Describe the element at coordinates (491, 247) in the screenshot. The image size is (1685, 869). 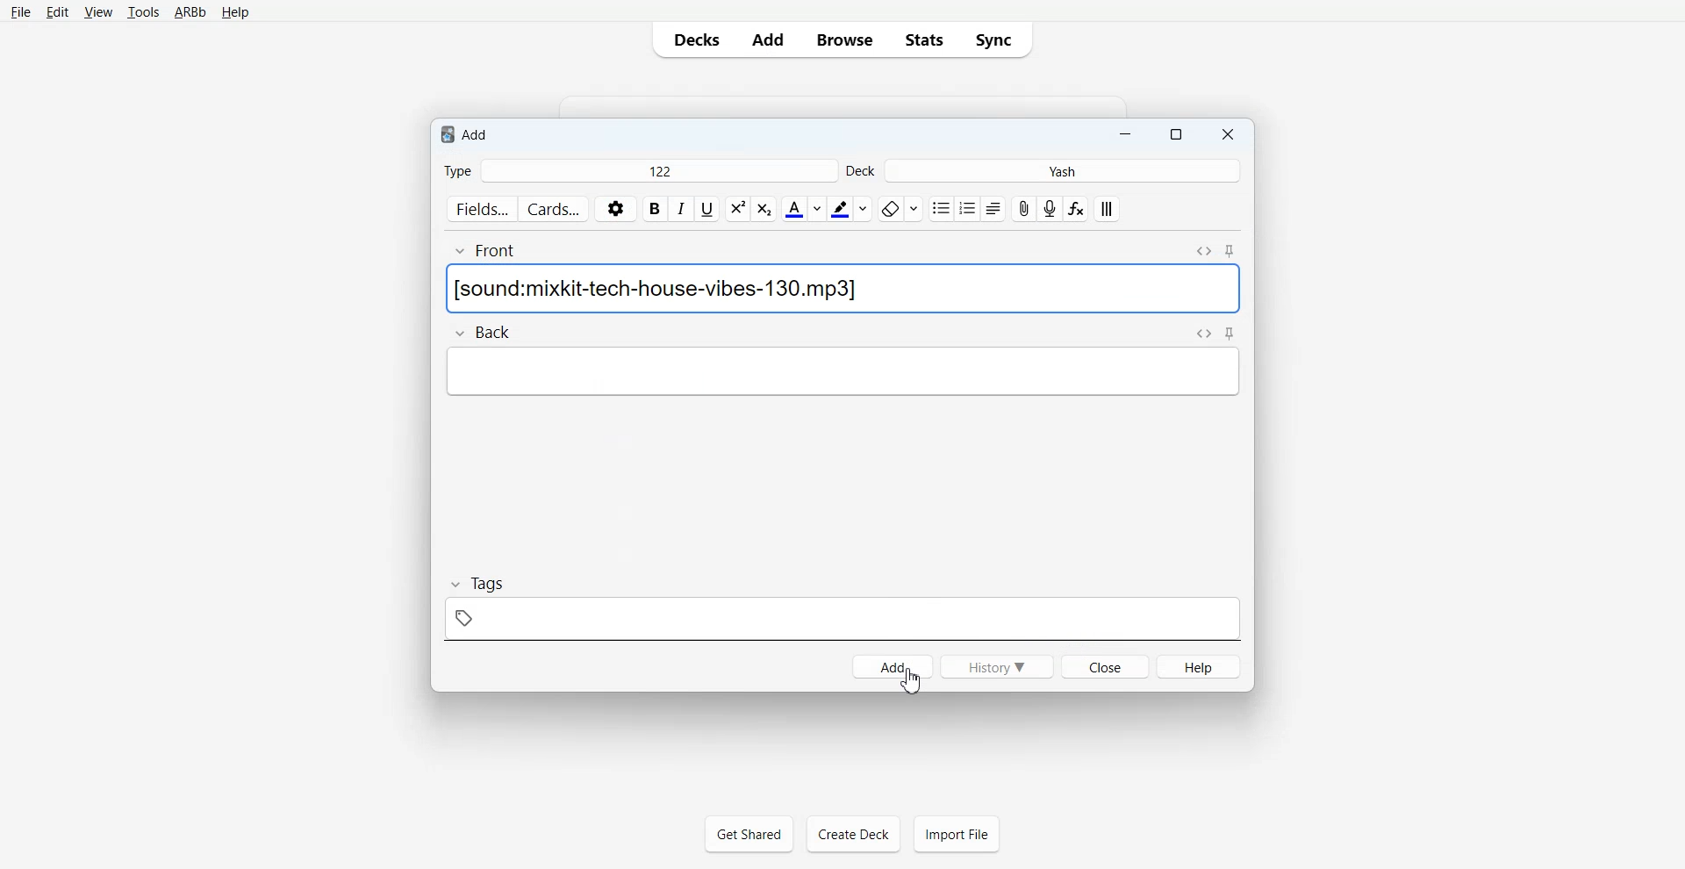
I see `front` at that location.